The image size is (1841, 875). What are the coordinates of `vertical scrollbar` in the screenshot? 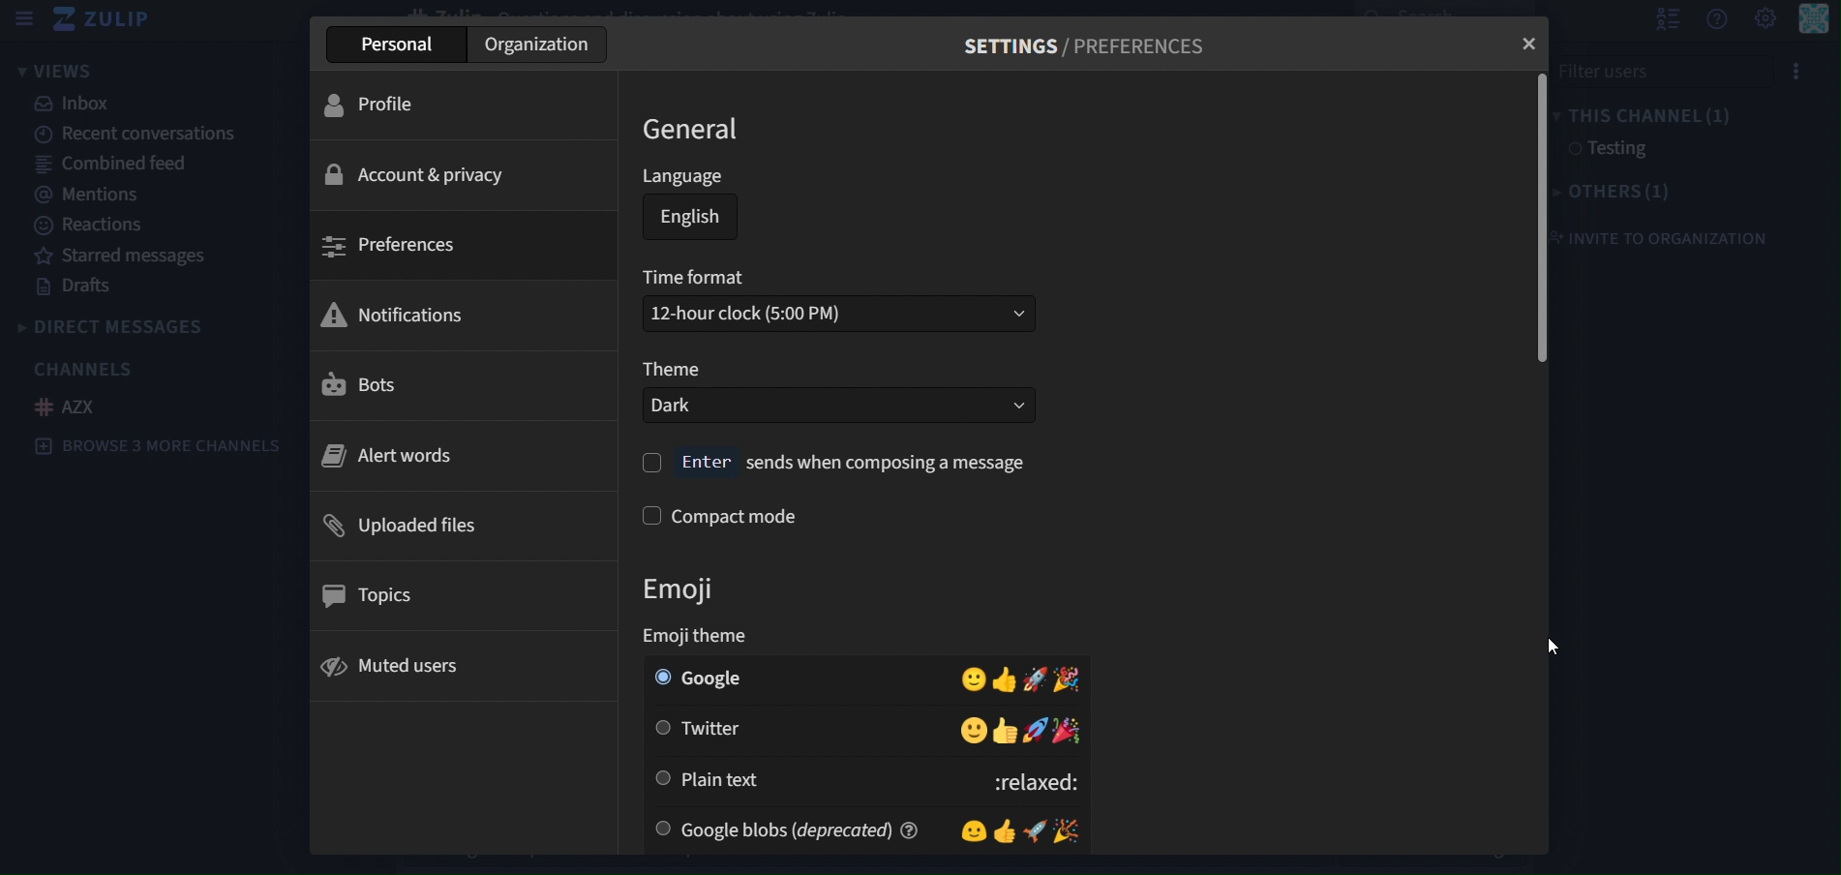 It's located at (1536, 218).